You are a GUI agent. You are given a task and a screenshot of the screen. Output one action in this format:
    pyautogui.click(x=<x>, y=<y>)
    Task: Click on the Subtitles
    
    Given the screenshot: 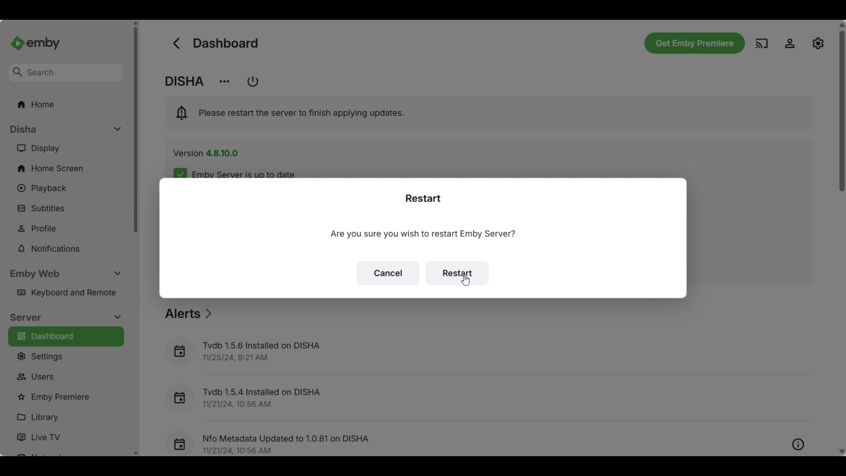 What is the action you would take?
    pyautogui.click(x=66, y=208)
    